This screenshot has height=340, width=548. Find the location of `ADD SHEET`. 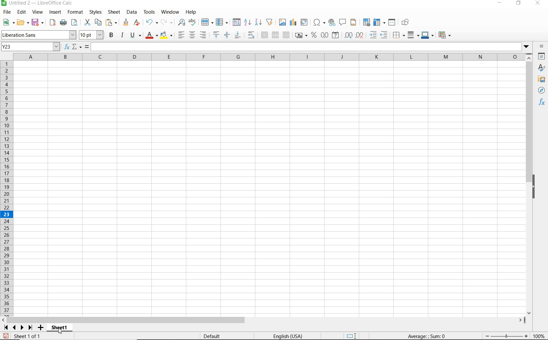

ADD SHEET is located at coordinates (41, 328).